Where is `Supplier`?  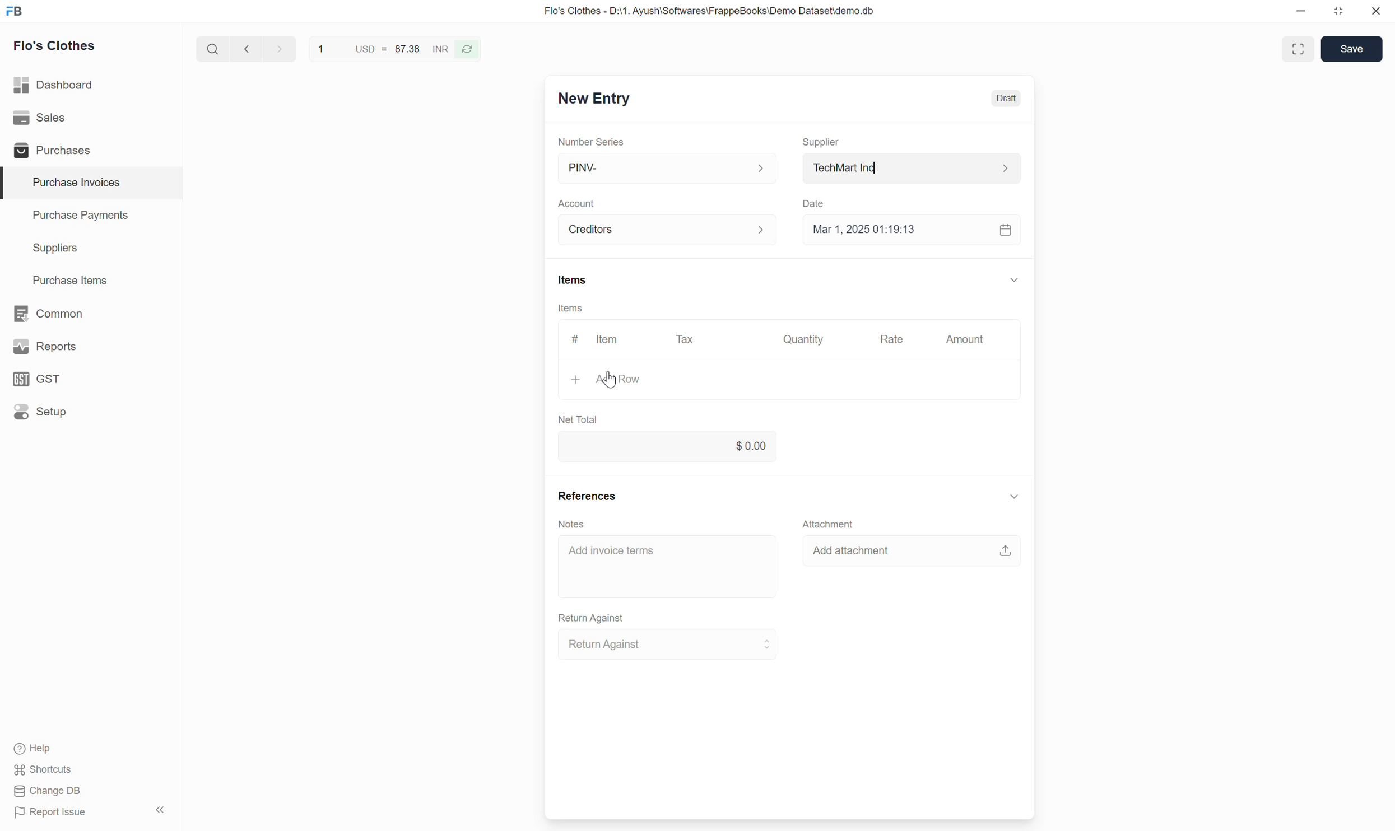 Supplier is located at coordinates (822, 137).